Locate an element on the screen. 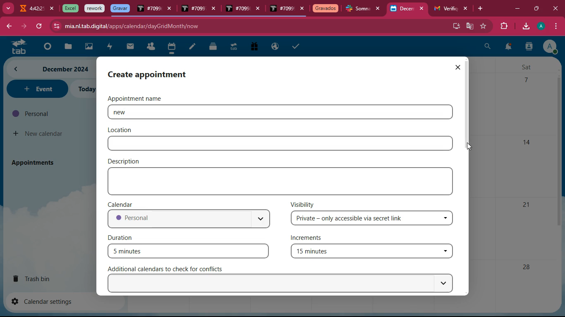  calendar settings is located at coordinates (45, 301).